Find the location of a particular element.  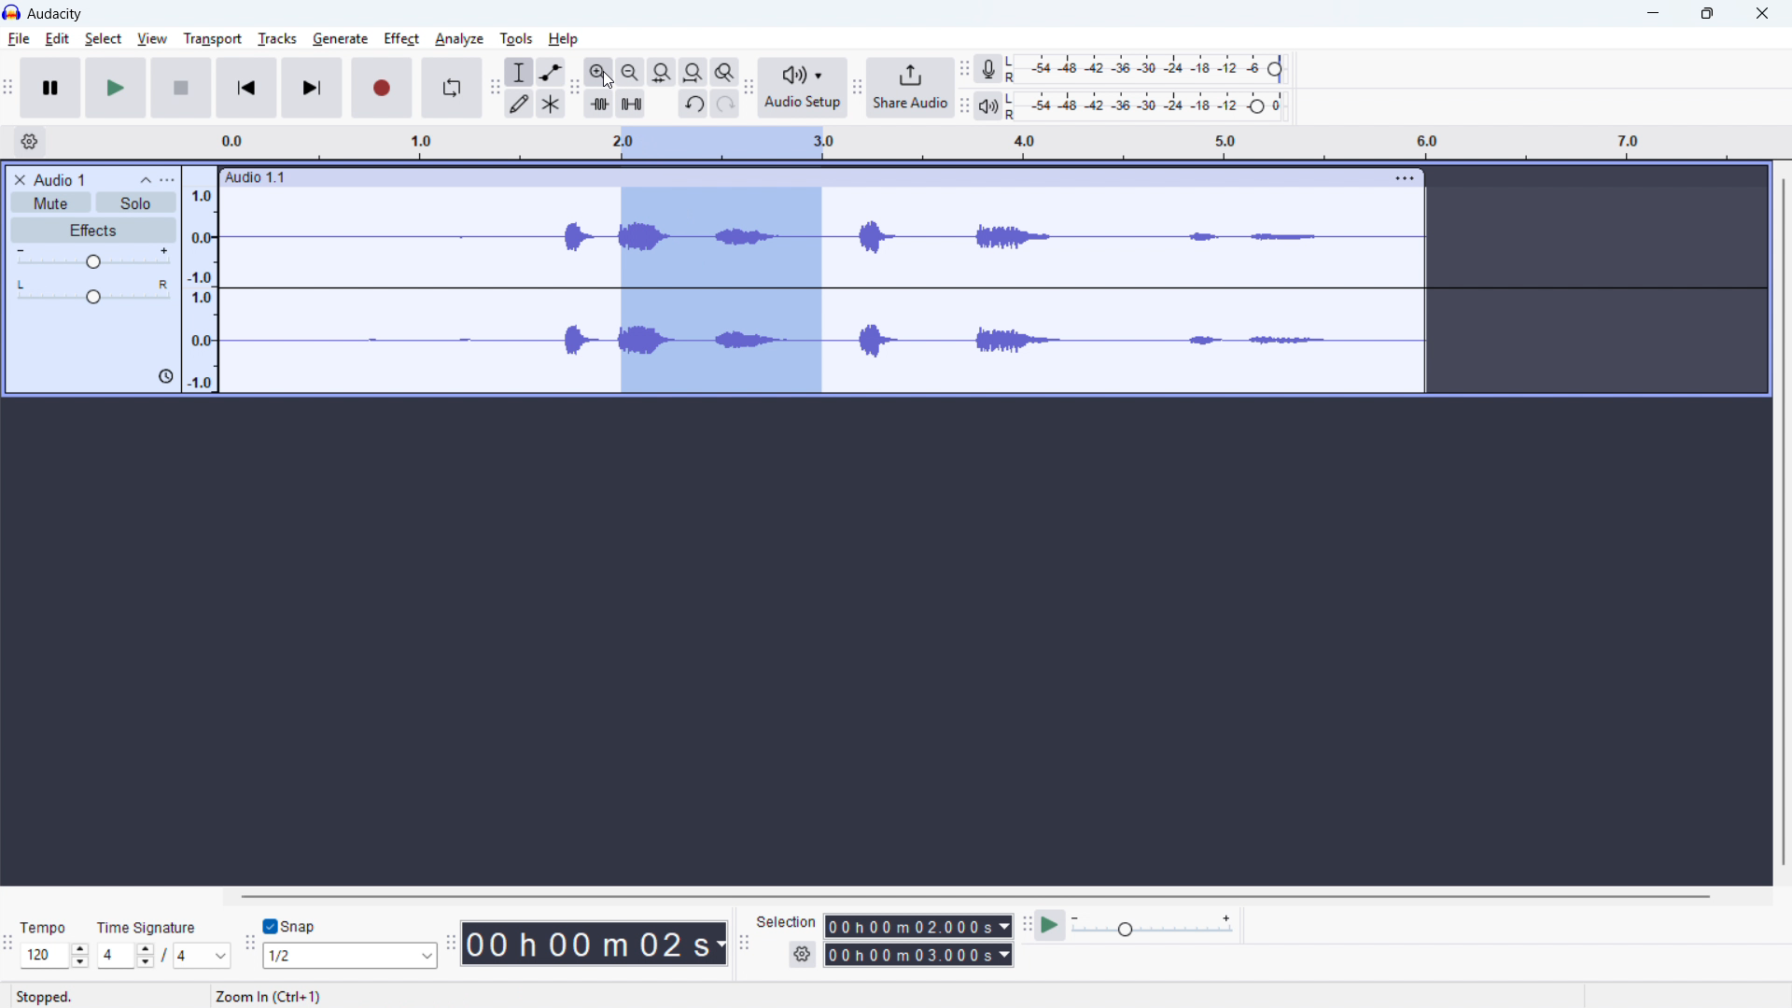

Selection settings is located at coordinates (803, 953).